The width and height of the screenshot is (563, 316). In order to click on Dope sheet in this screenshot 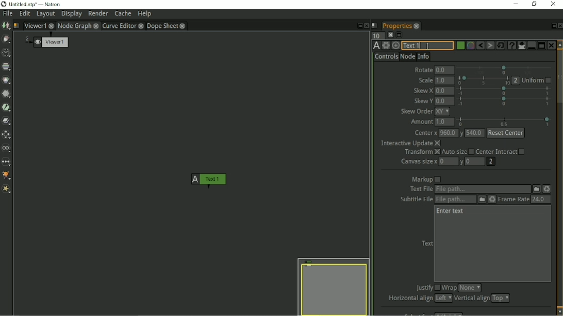, I will do `click(162, 26)`.